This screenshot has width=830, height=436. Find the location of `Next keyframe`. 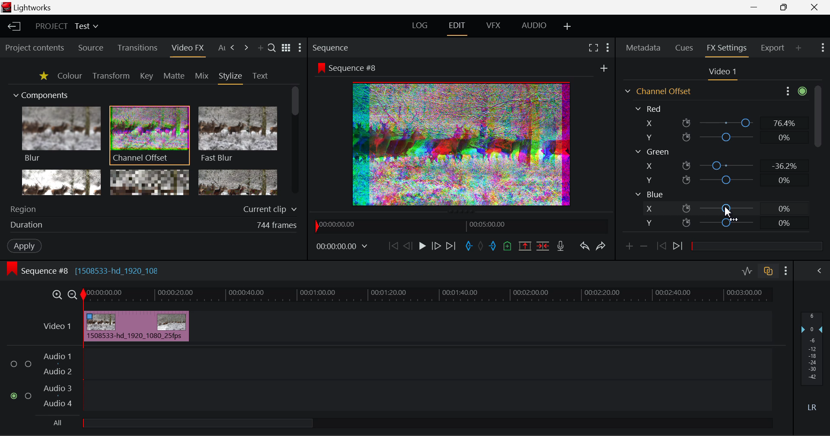

Next keyframe is located at coordinates (679, 247).